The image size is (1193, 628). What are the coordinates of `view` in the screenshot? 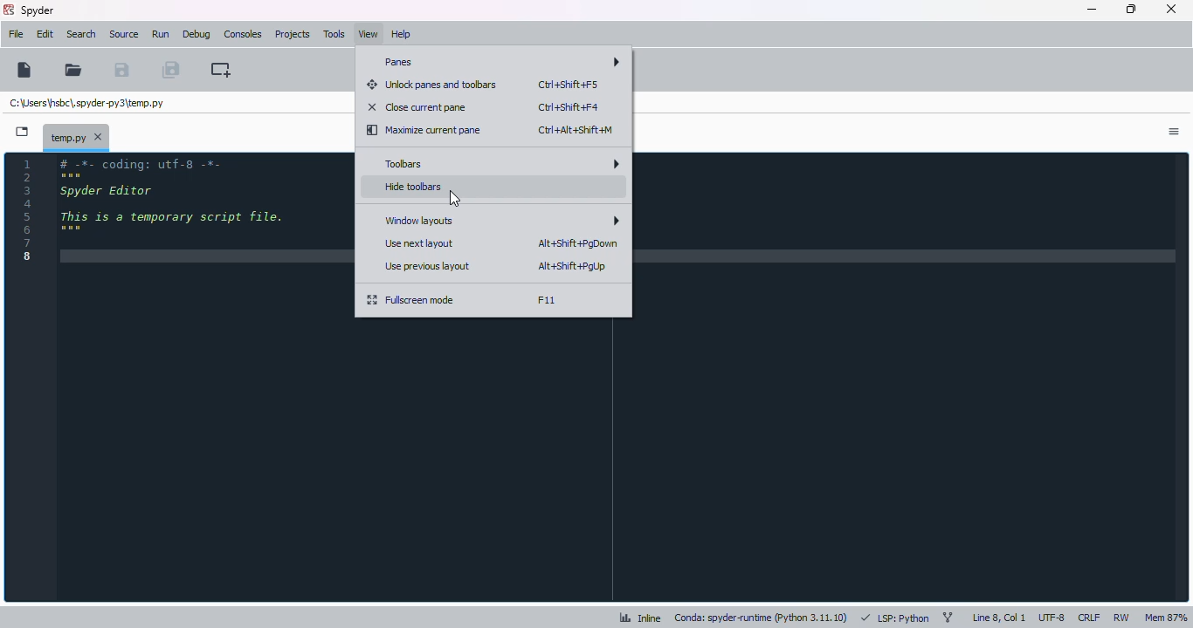 It's located at (367, 34).